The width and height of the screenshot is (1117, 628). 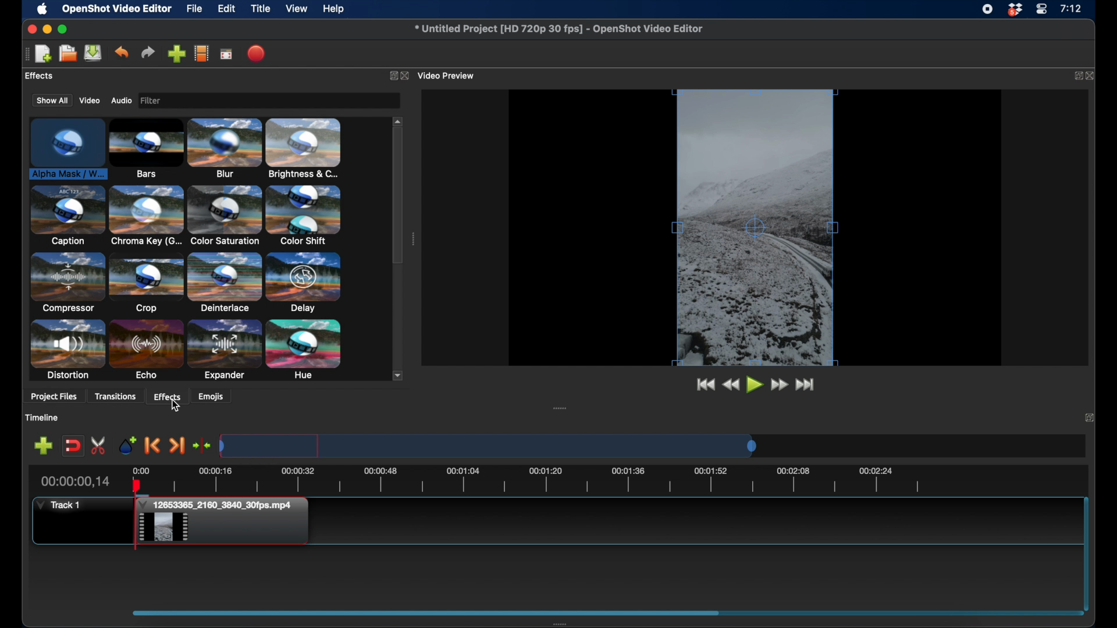 What do you see at coordinates (176, 405) in the screenshot?
I see `Cursor` at bounding box center [176, 405].